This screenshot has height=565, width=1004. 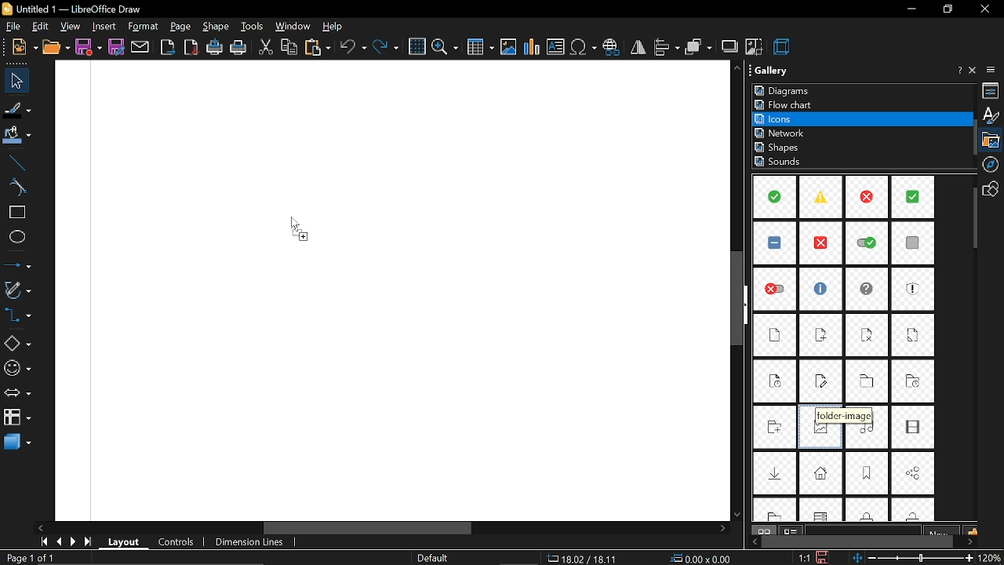 What do you see at coordinates (144, 27) in the screenshot?
I see `format` at bounding box center [144, 27].